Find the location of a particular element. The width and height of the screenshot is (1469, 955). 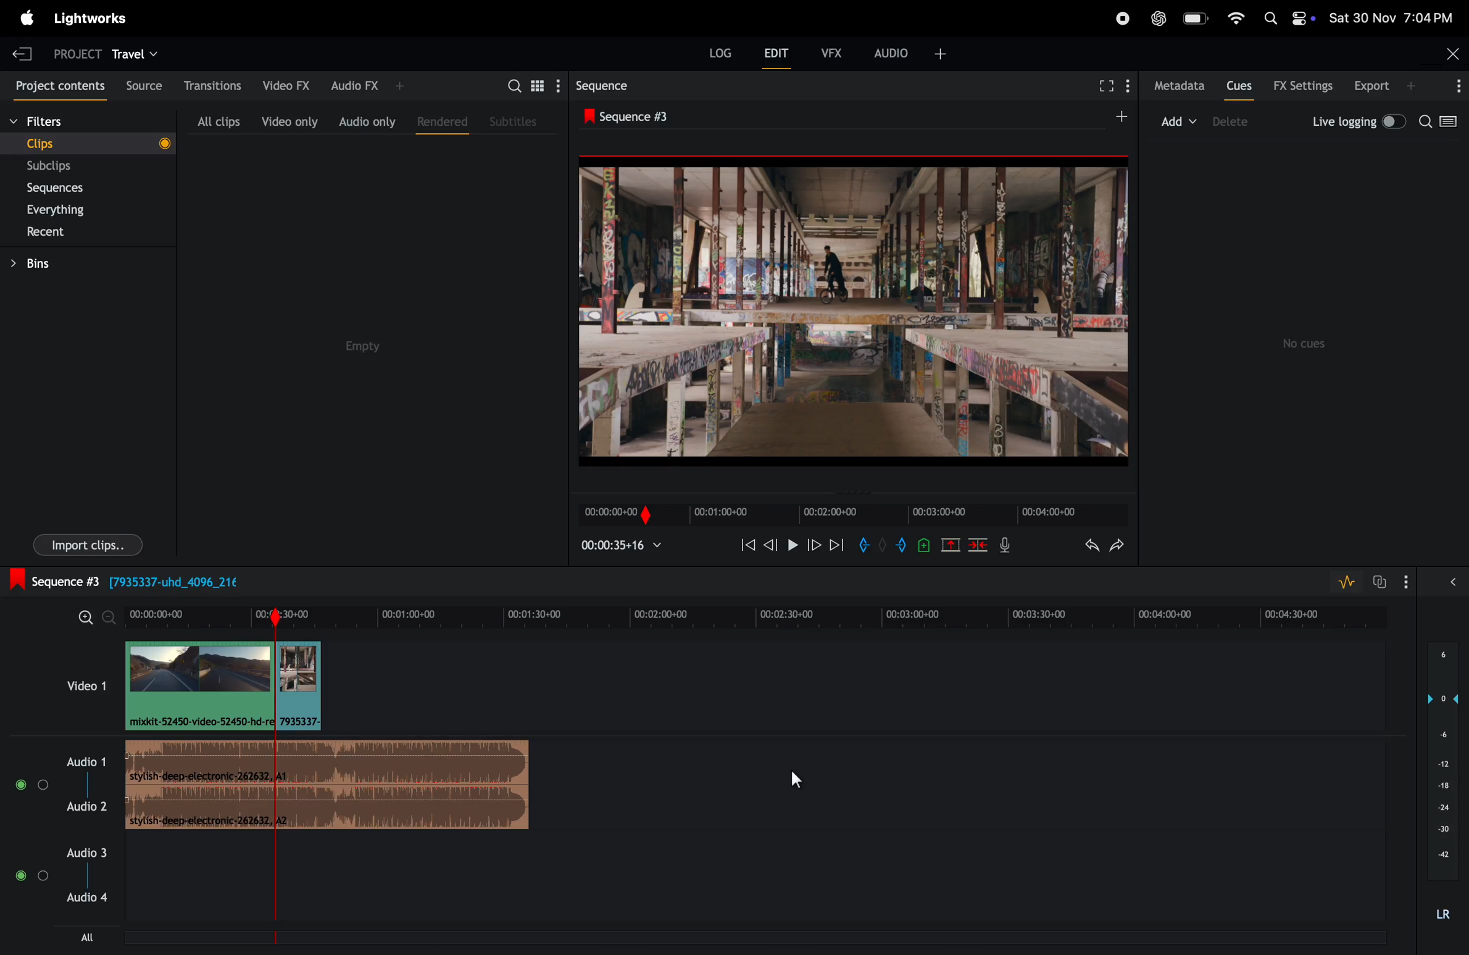

videos only is located at coordinates (289, 118).